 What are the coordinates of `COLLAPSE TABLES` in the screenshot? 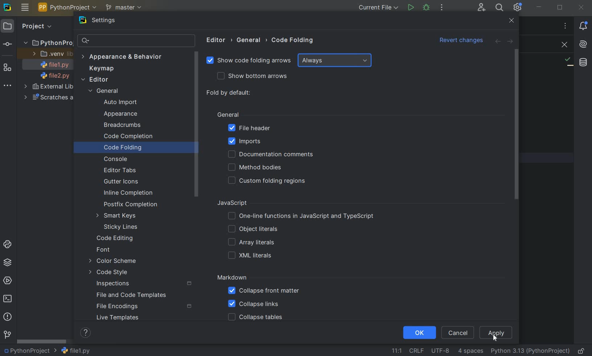 It's located at (255, 318).